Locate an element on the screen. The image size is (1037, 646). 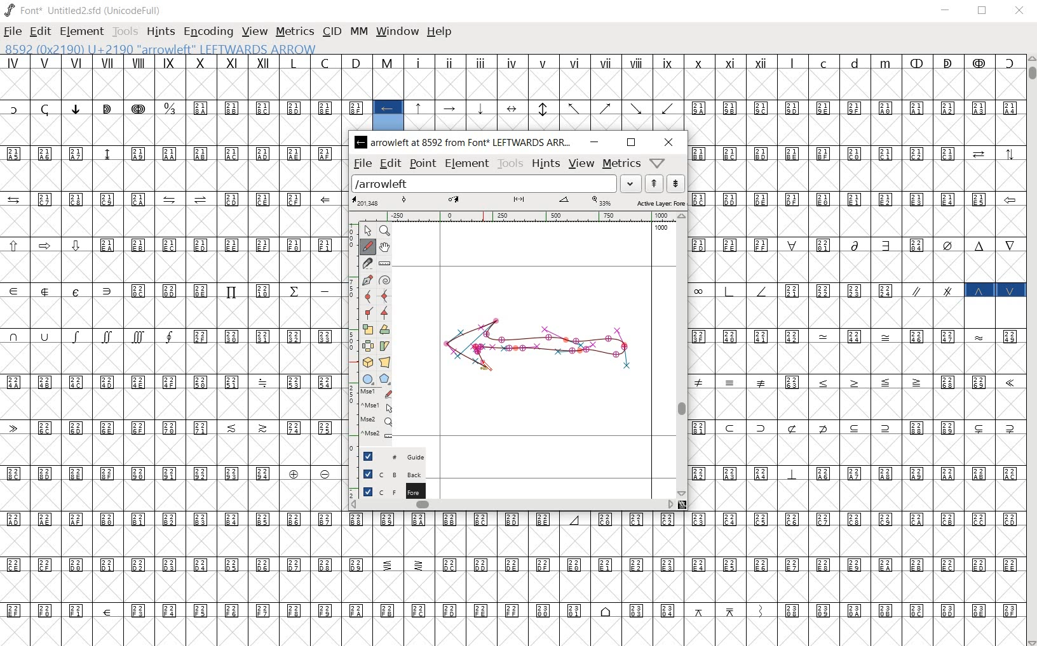
add a curve point always either horizontal or vertical is located at coordinates (385, 295).